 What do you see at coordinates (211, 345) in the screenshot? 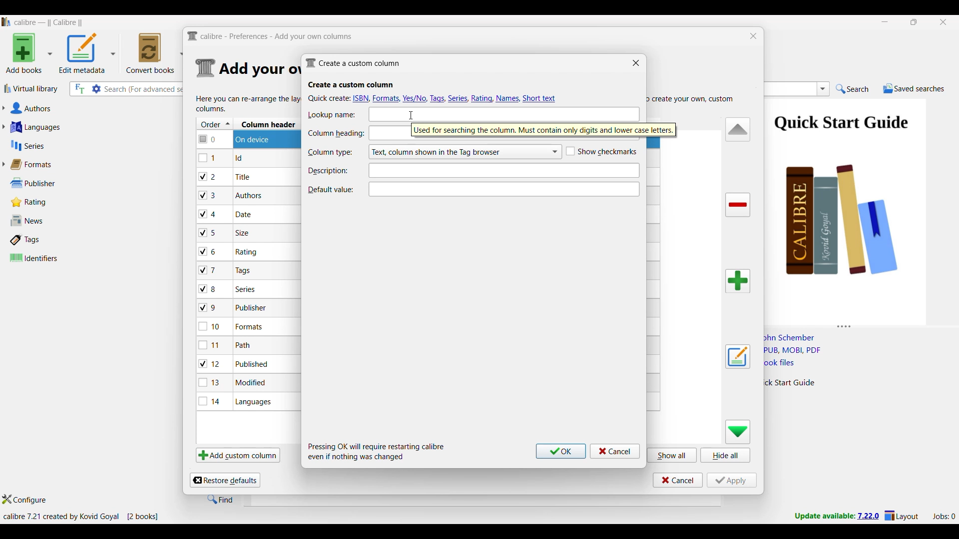
I see `checkbox - 11` at bounding box center [211, 345].